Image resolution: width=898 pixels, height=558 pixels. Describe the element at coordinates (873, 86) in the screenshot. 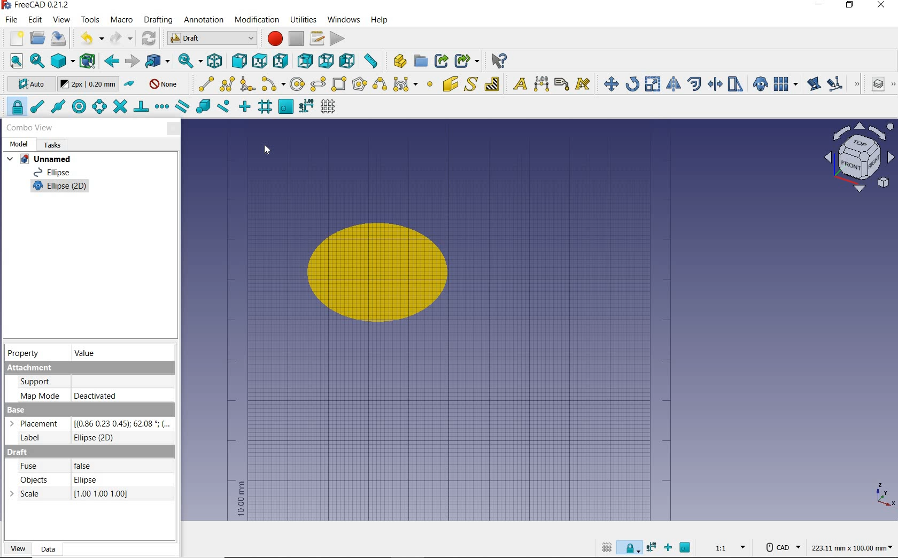

I see `manage layers` at that location.